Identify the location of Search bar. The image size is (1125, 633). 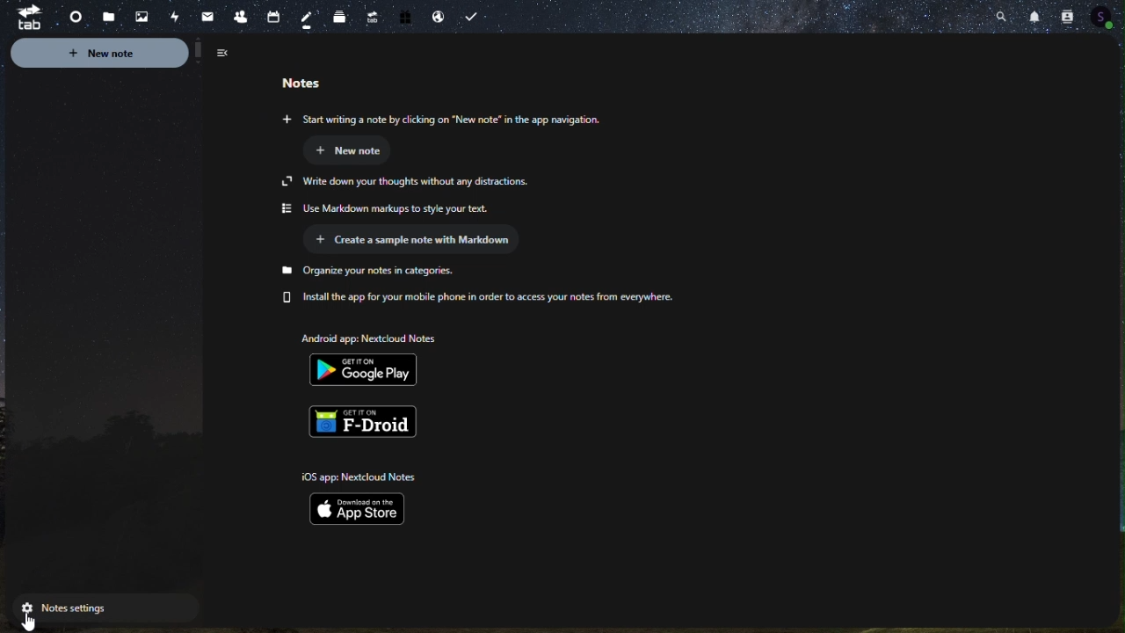
(1000, 14).